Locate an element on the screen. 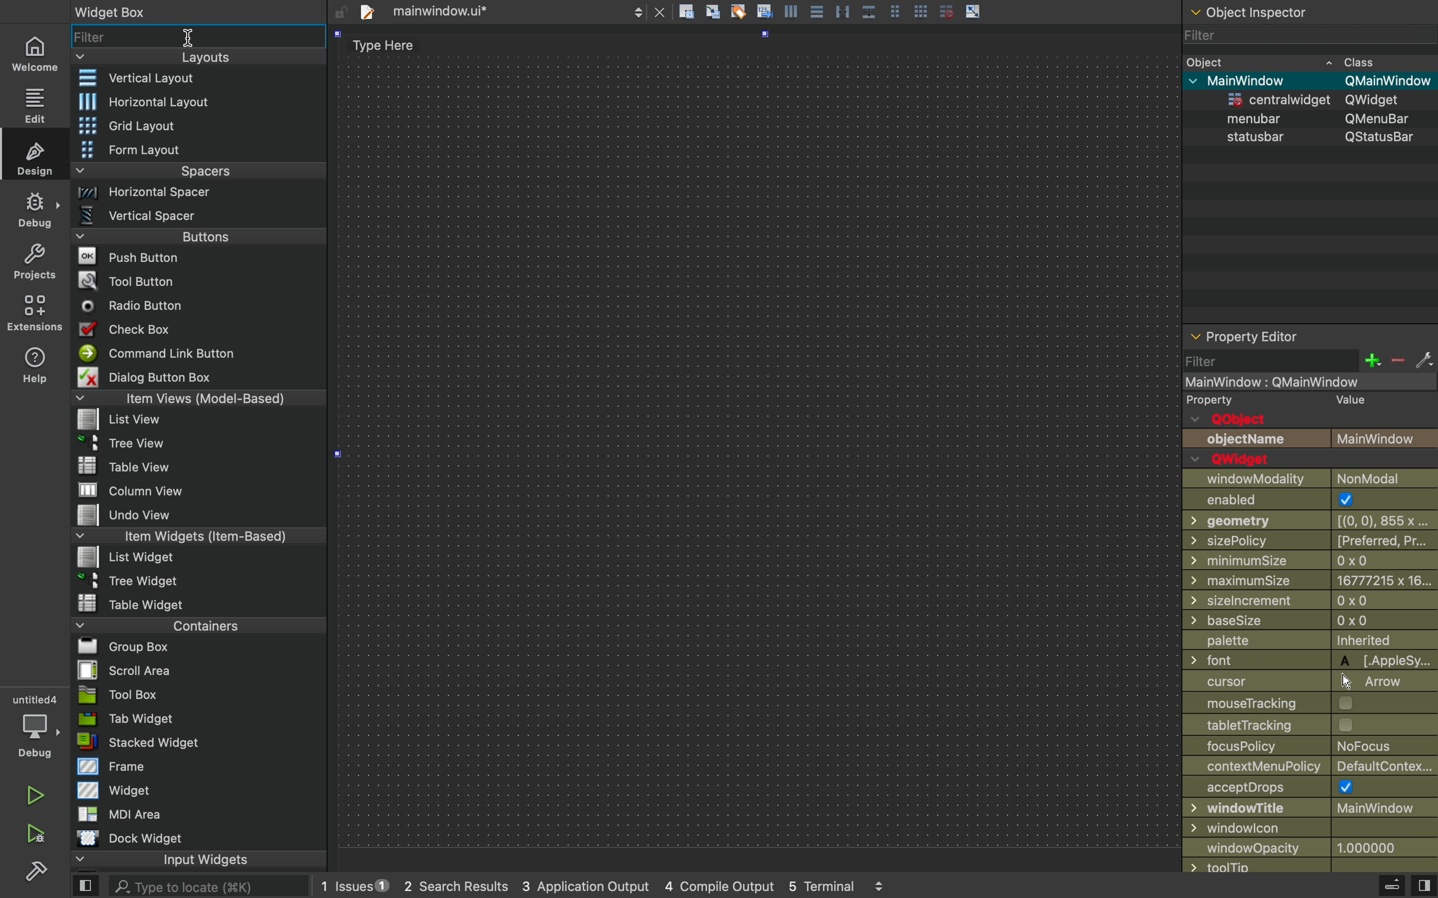  design area is located at coordinates (752, 451).